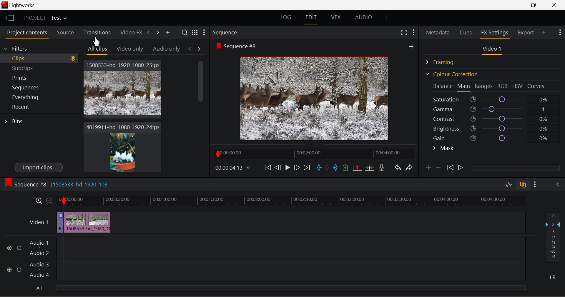  What do you see at coordinates (122, 152) in the screenshot?
I see `Clip 2` at bounding box center [122, 152].